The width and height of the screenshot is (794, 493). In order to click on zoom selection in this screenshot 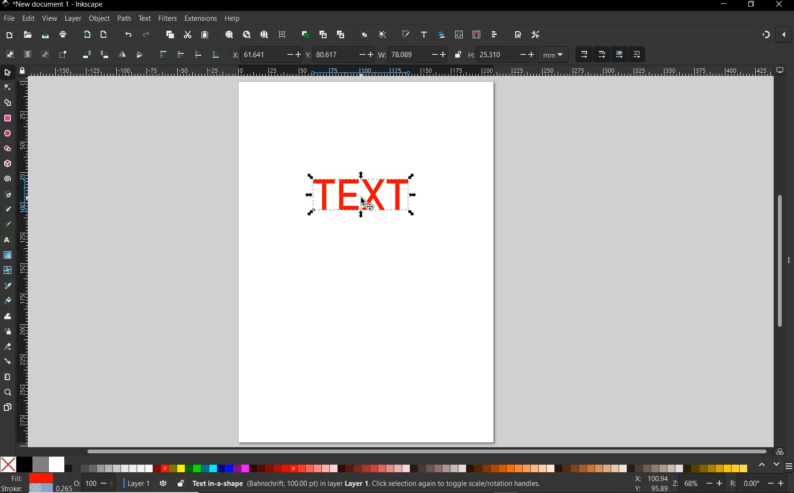, I will do `click(228, 35)`.